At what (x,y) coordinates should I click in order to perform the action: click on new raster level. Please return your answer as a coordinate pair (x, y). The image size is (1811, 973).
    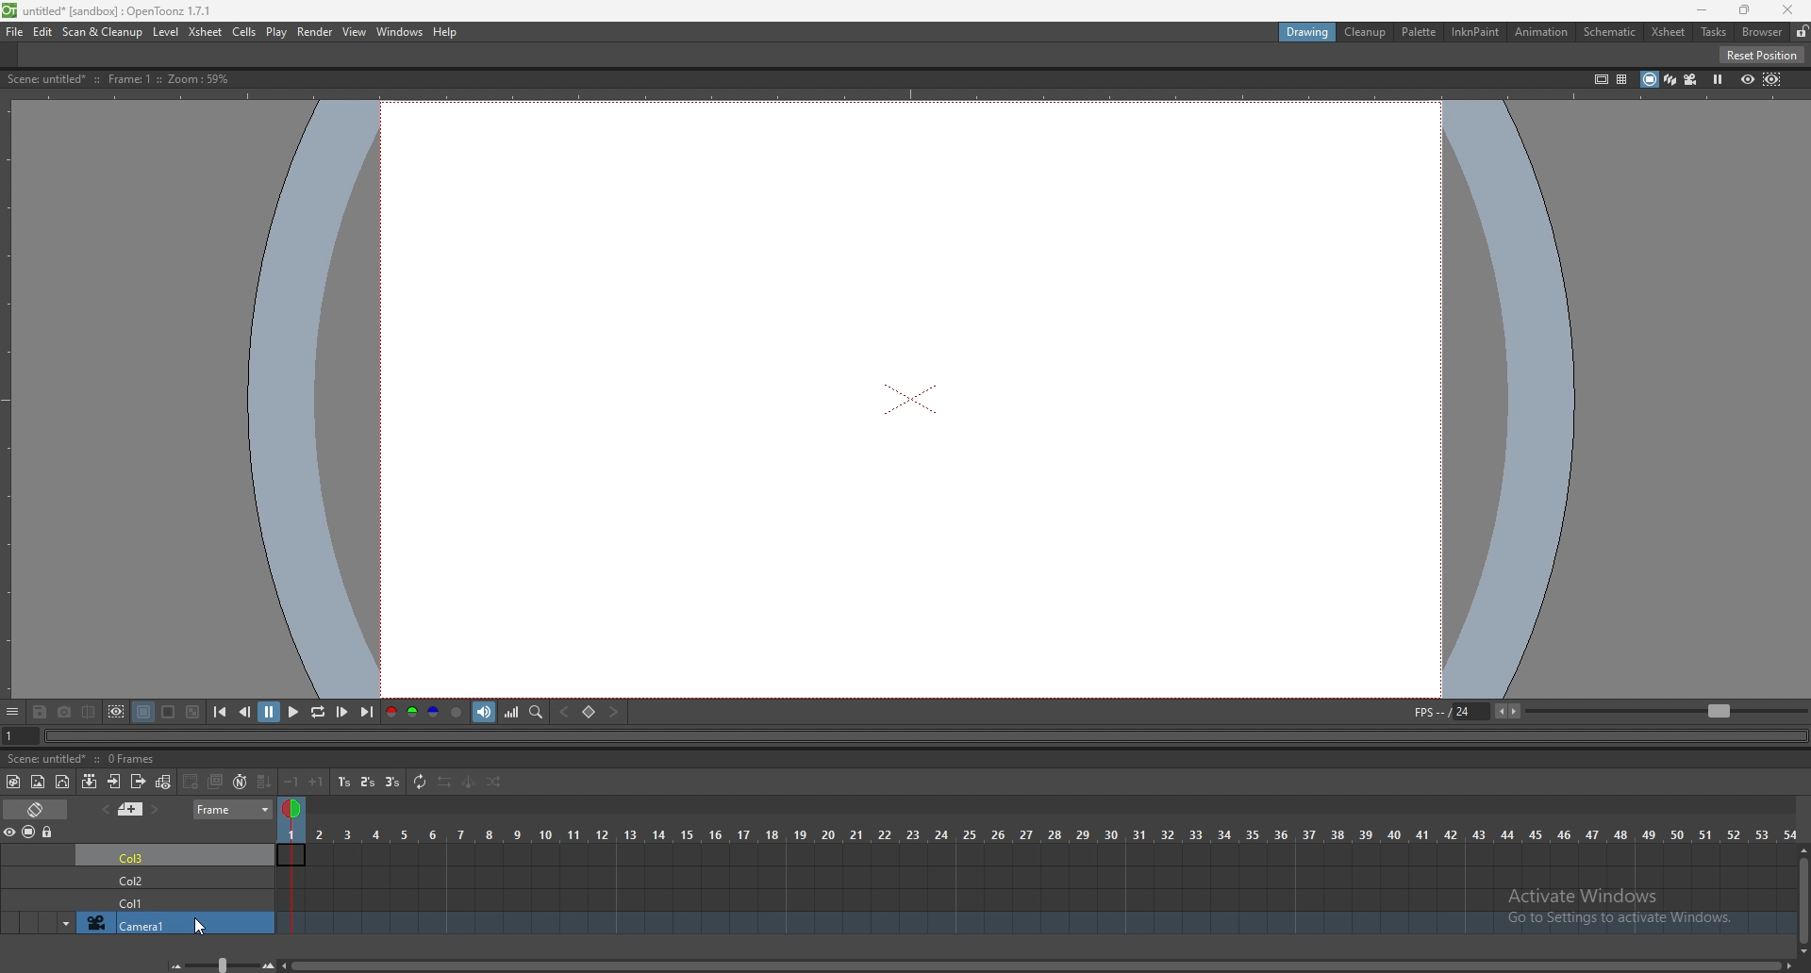
    Looking at the image, I should click on (38, 782).